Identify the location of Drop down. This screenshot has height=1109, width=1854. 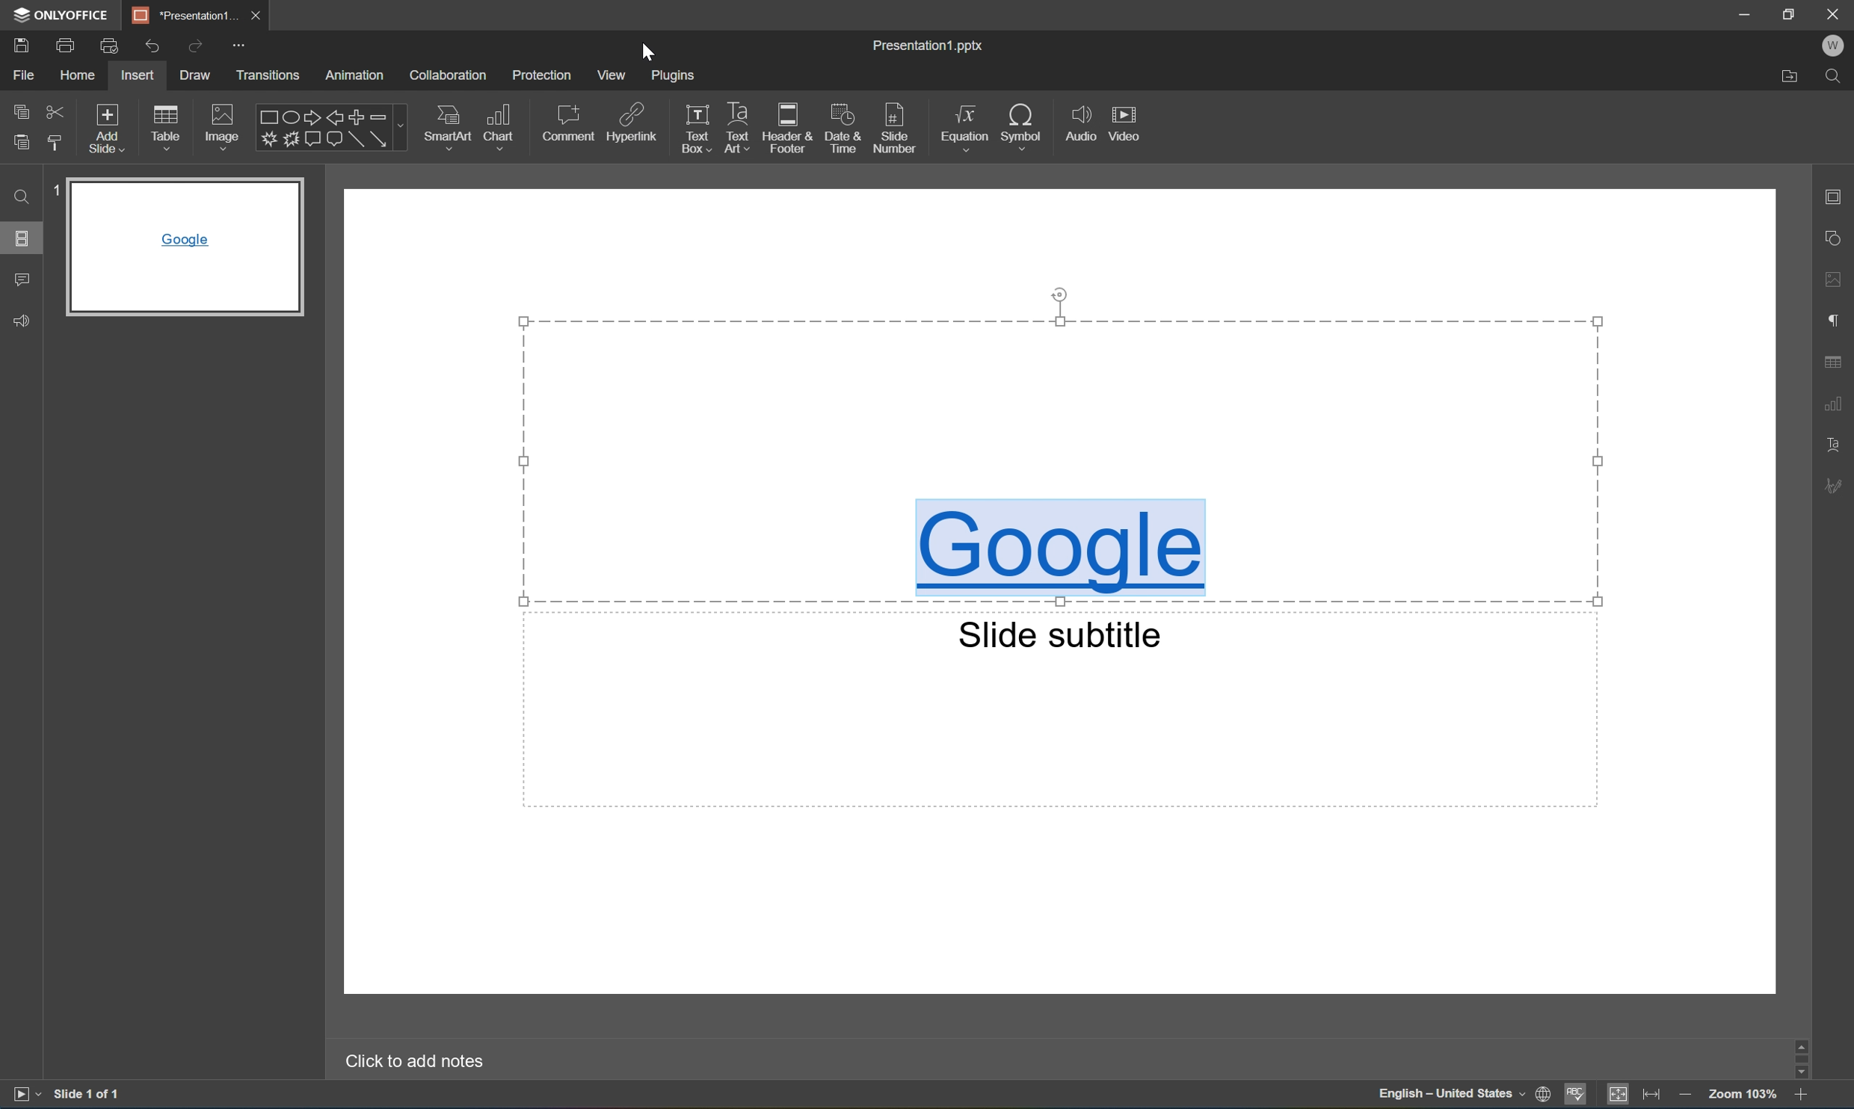
(401, 127).